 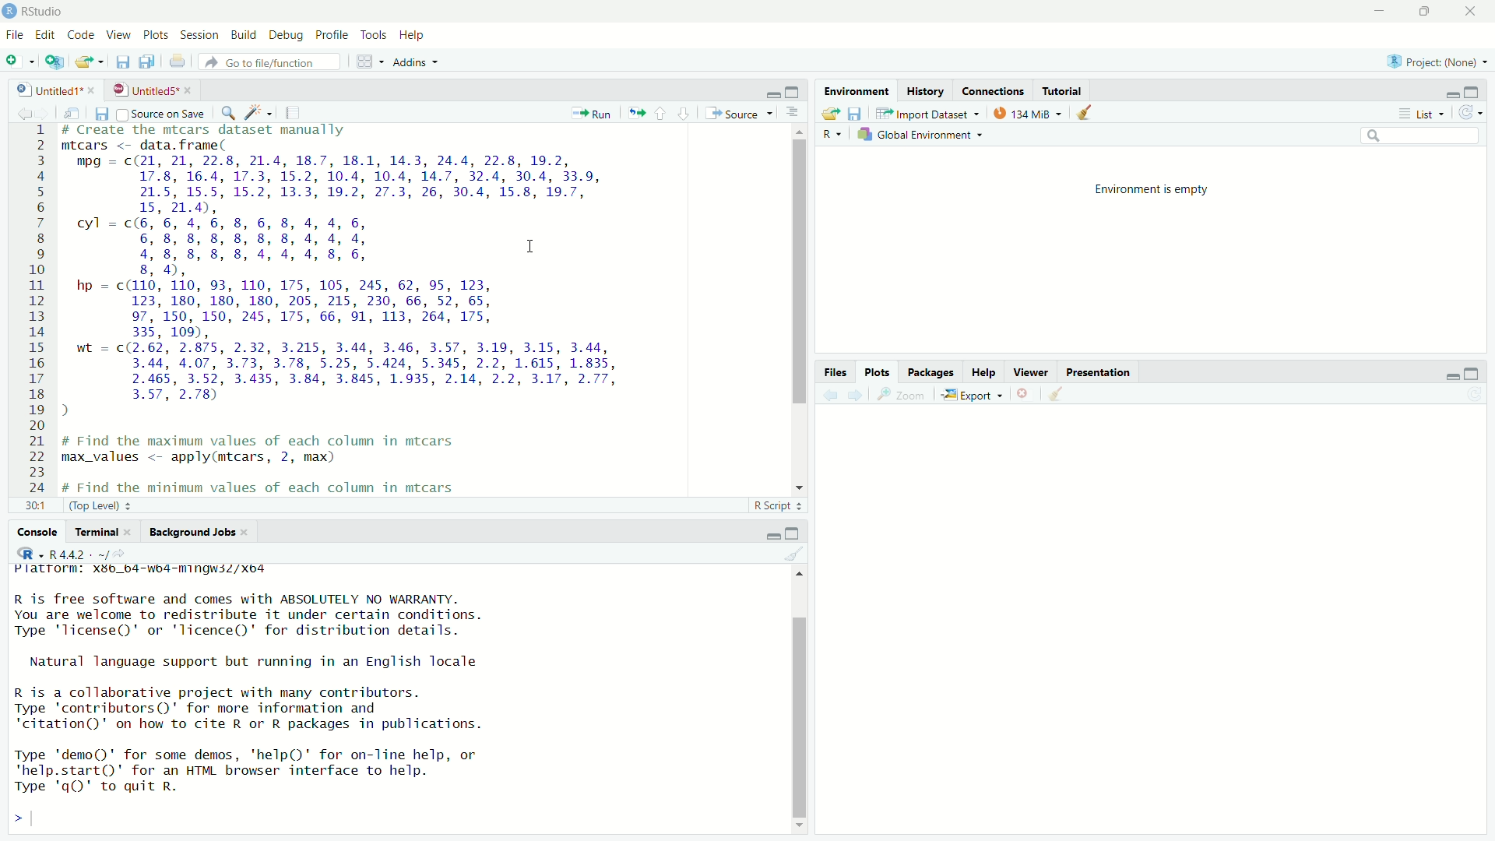 What do you see at coordinates (794, 91) in the screenshot?
I see `maximise` at bounding box center [794, 91].